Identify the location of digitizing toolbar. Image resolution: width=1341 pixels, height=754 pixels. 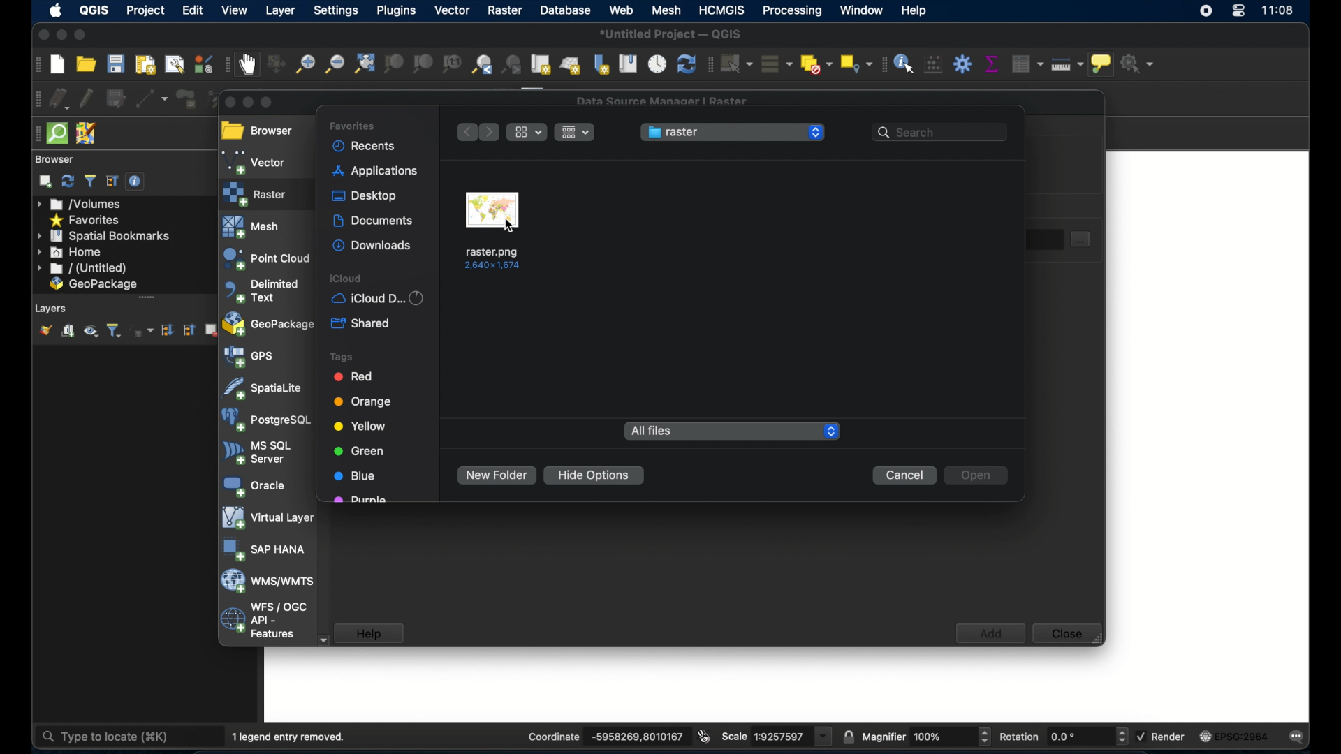
(33, 99).